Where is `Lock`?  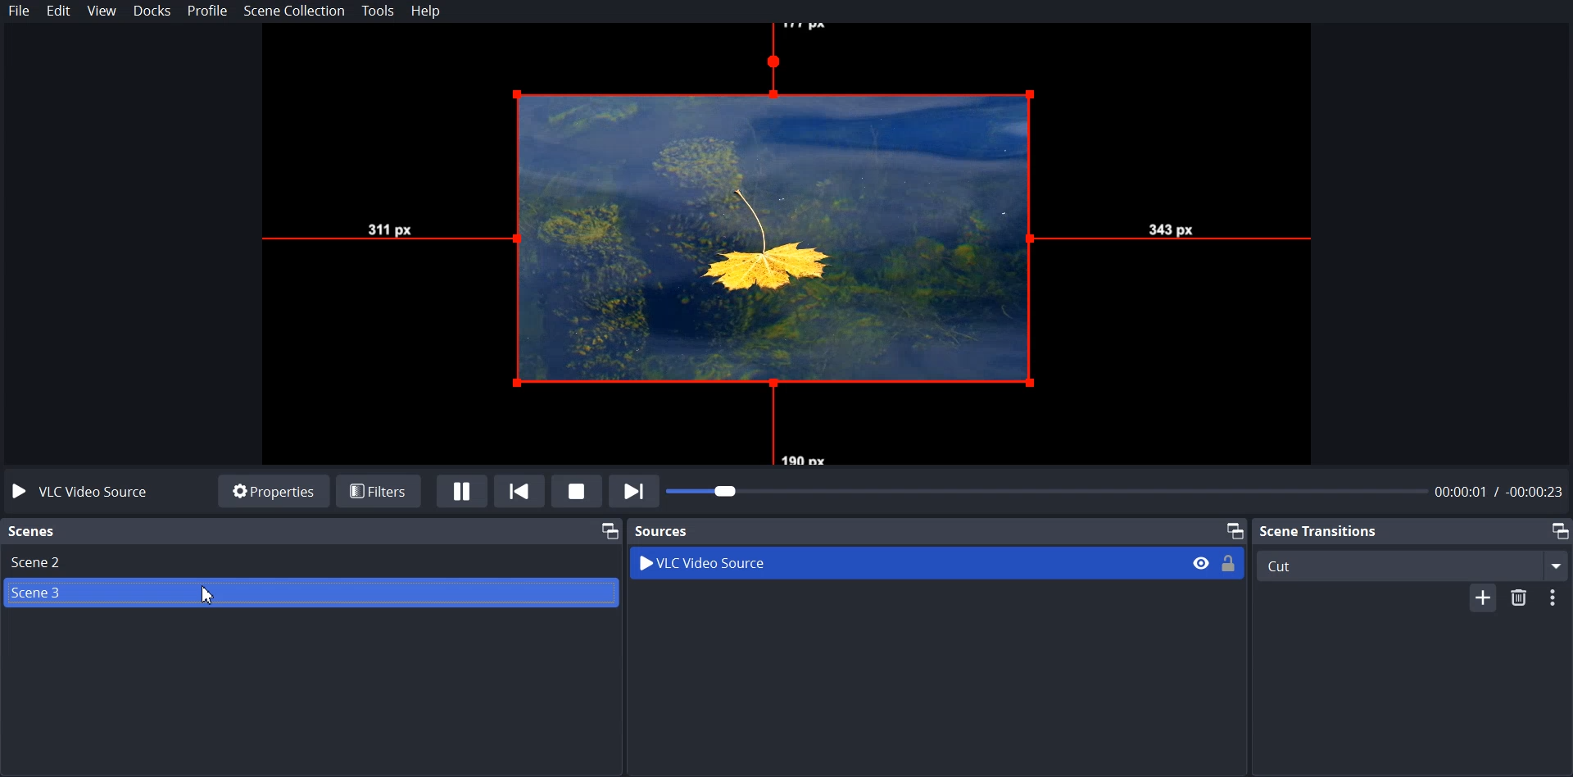
Lock is located at coordinates (1230, 562).